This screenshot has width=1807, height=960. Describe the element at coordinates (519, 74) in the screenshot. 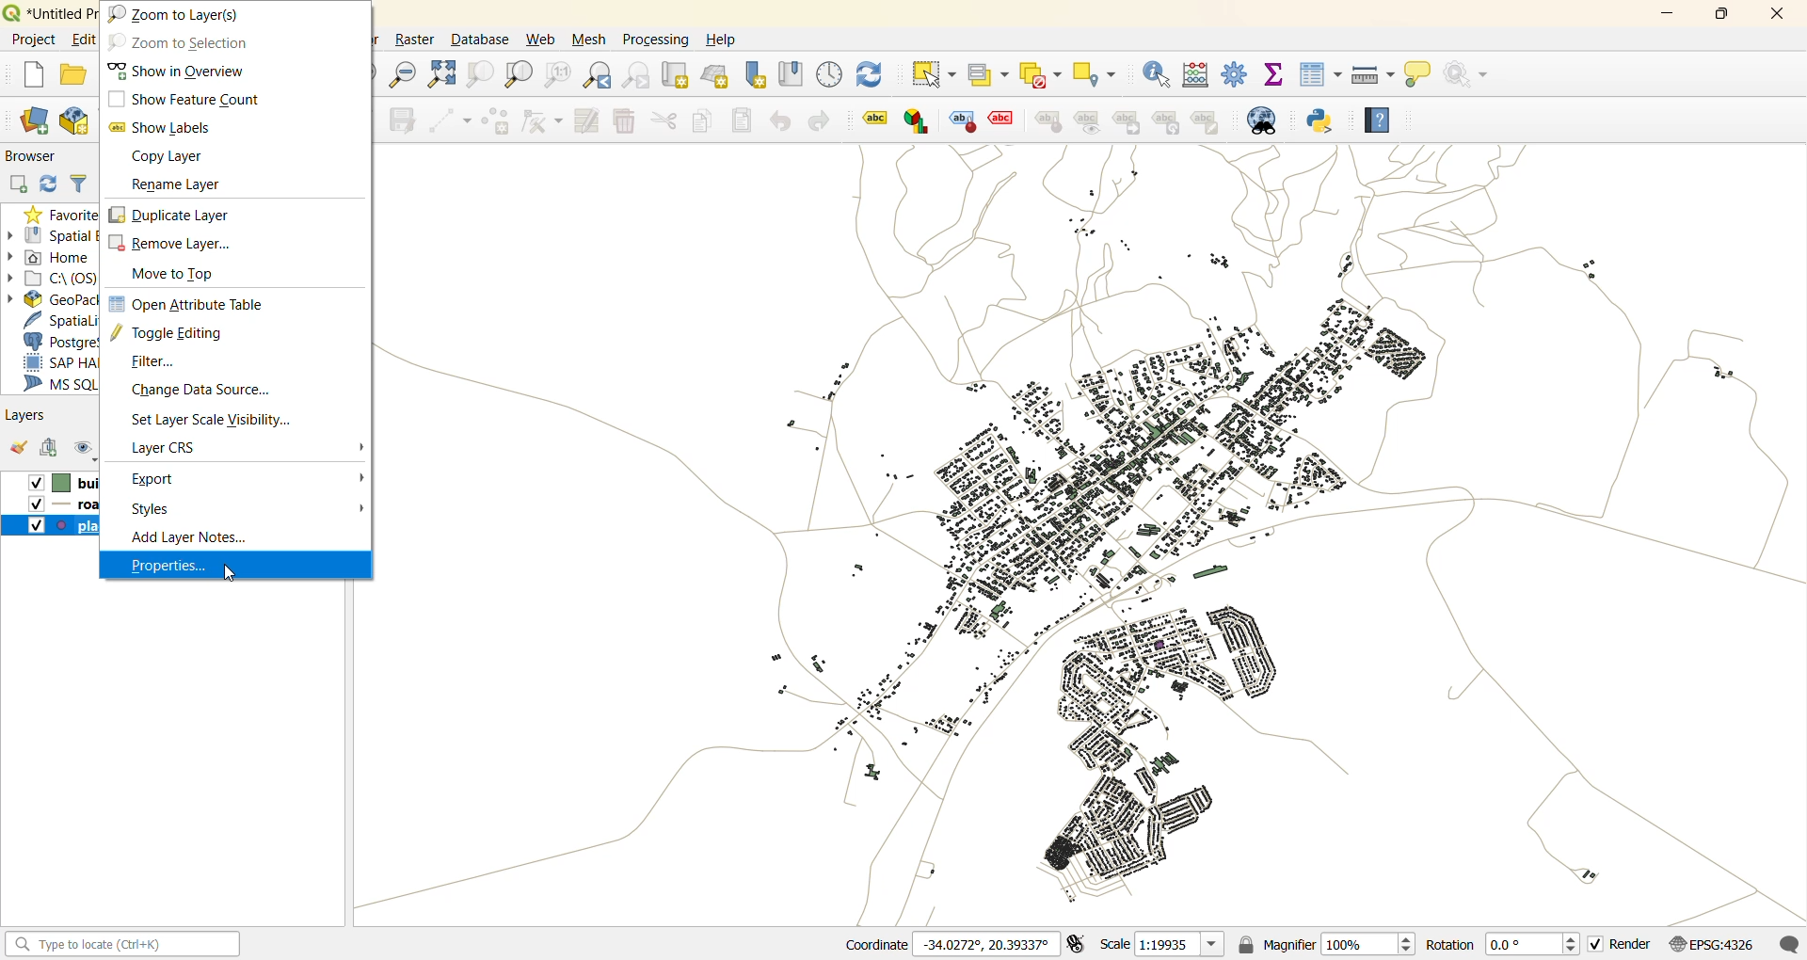

I see `zoom layer` at that location.